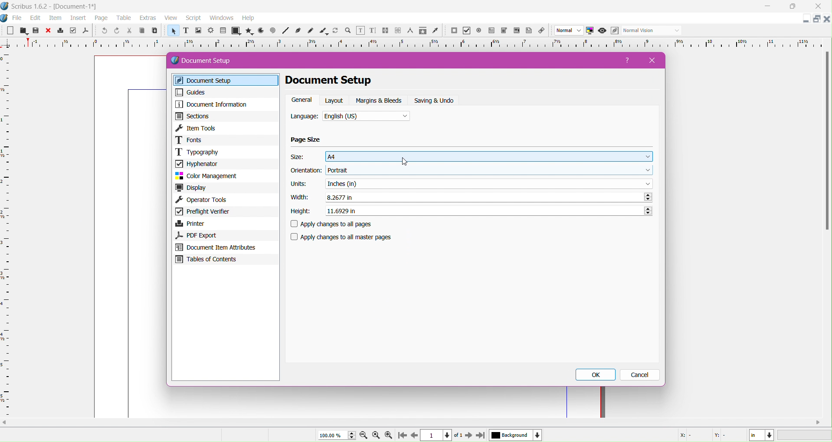  Describe the element at coordinates (5, 6) in the screenshot. I see `app icon` at that location.